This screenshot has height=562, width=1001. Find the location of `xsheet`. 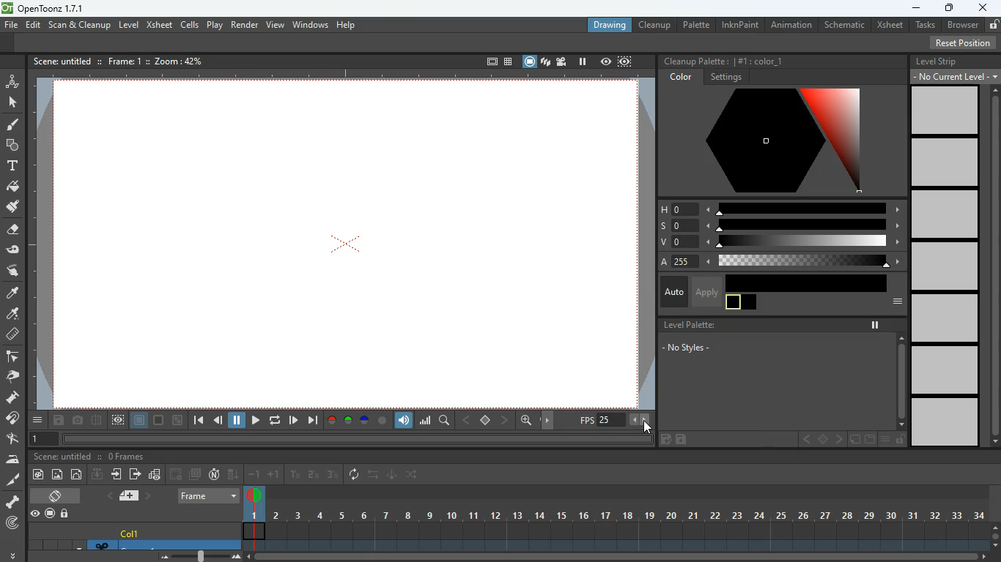

xsheet is located at coordinates (158, 26).